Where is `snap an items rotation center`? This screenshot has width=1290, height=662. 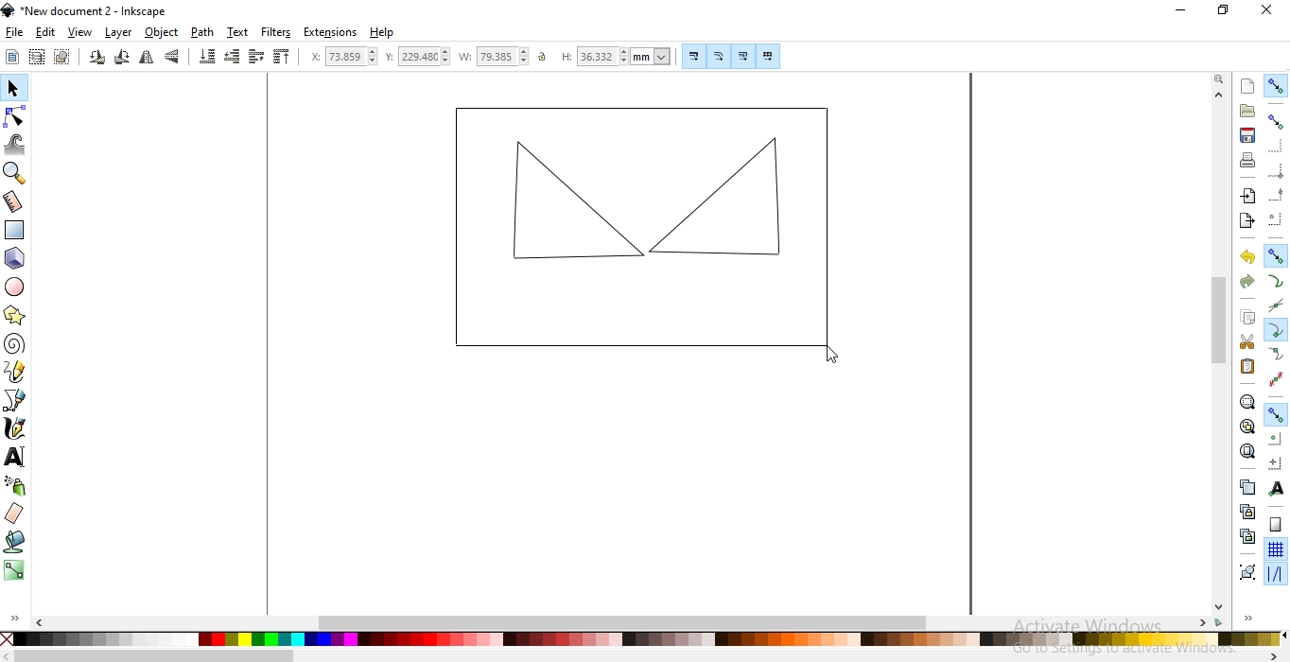
snap an items rotation center is located at coordinates (1275, 462).